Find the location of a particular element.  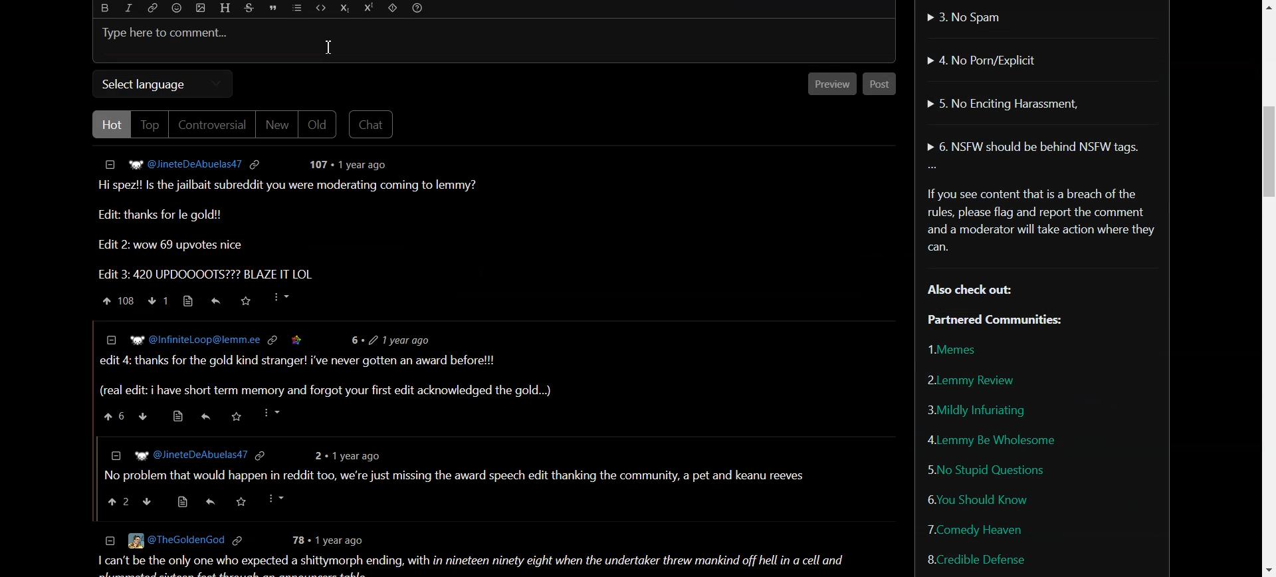

Upvote is located at coordinates (120, 300).